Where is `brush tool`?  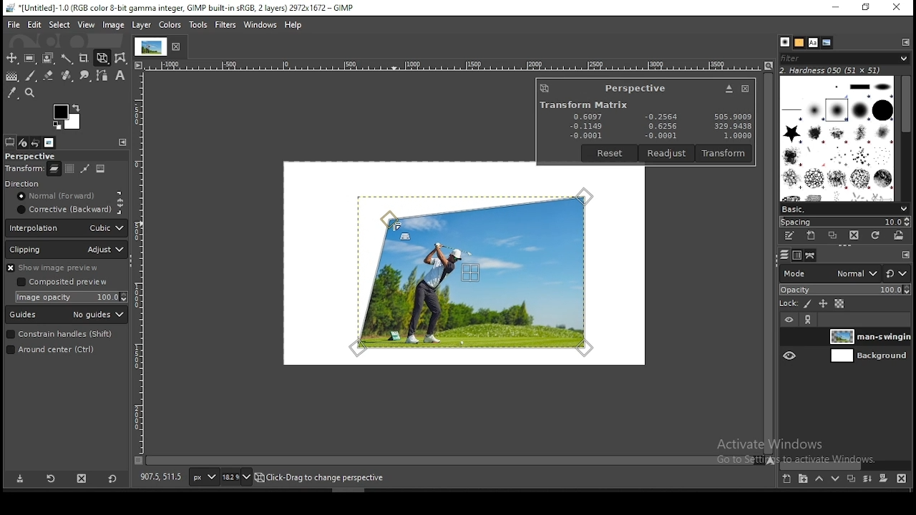 brush tool is located at coordinates (31, 75).